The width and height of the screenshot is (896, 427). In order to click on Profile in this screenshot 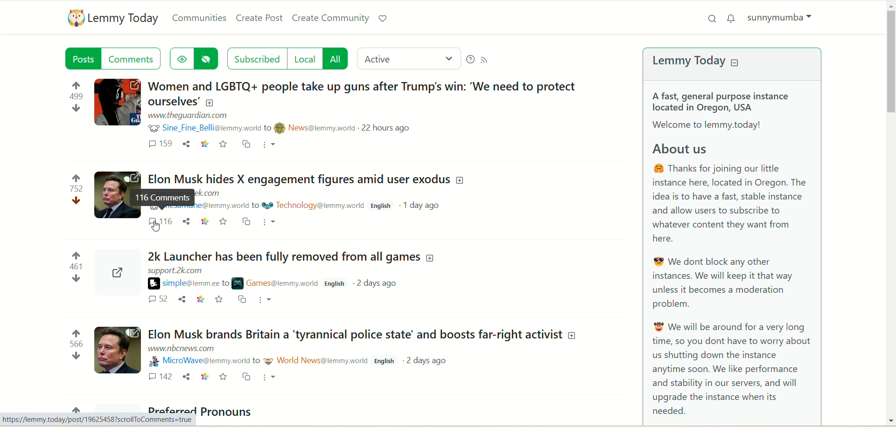, I will do `click(116, 274)`.